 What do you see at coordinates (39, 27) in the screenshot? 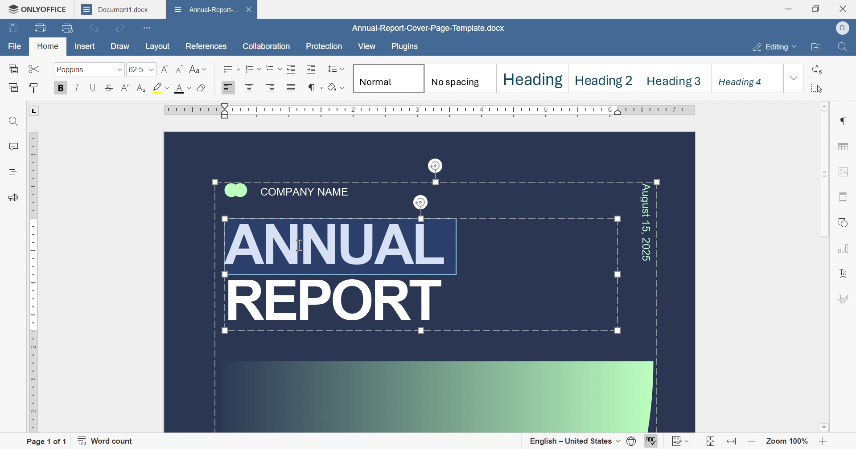
I see `print` at bounding box center [39, 27].